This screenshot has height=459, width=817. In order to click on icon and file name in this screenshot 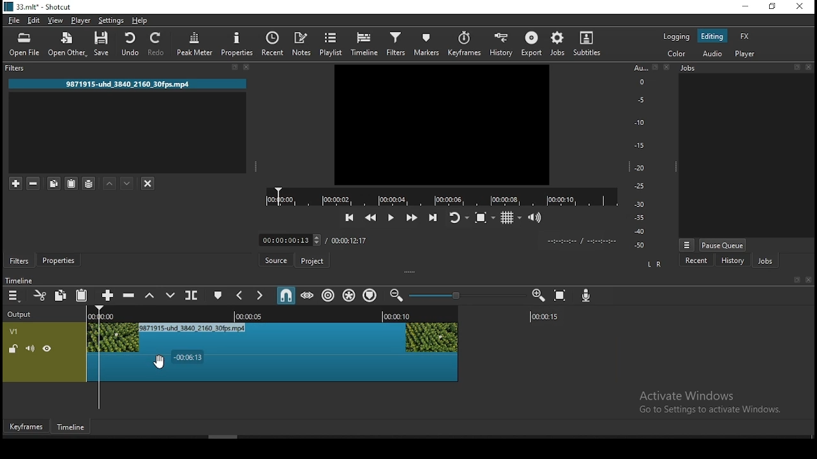, I will do `click(40, 7)`.